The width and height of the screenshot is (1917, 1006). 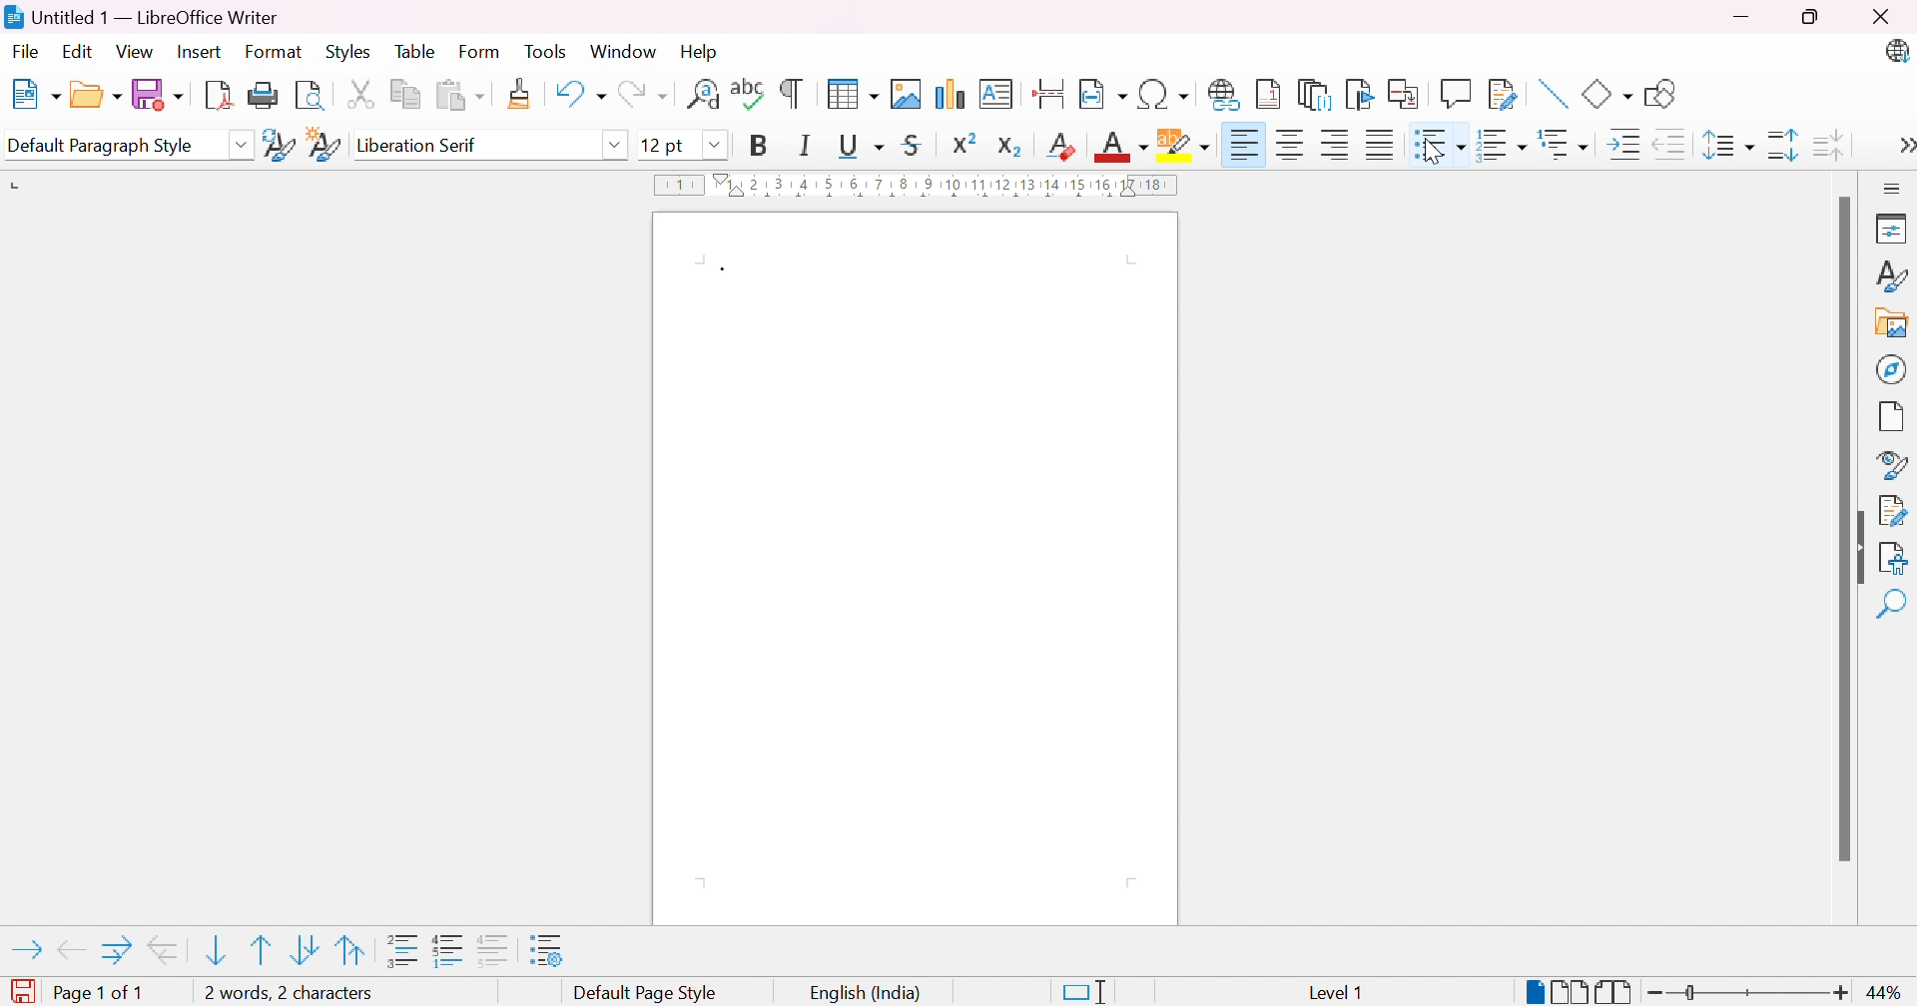 I want to click on Style, so click(x=1893, y=276).